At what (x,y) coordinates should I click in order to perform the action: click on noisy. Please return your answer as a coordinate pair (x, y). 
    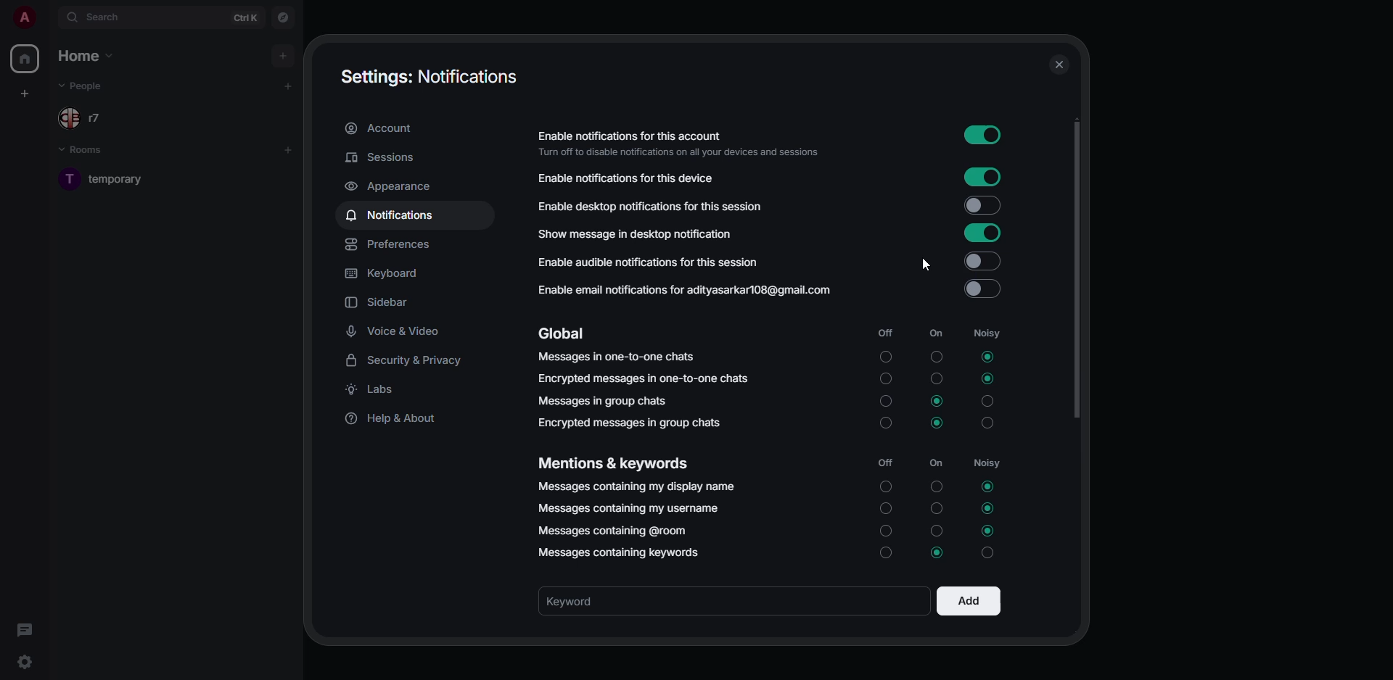
    Looking at the image, I should click on (989, 463).